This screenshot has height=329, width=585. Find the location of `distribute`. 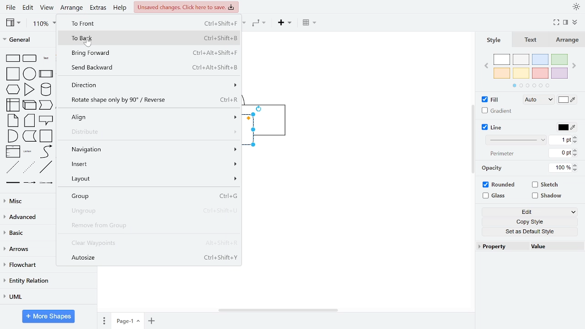

distribute is located at coordinates (153, 133).